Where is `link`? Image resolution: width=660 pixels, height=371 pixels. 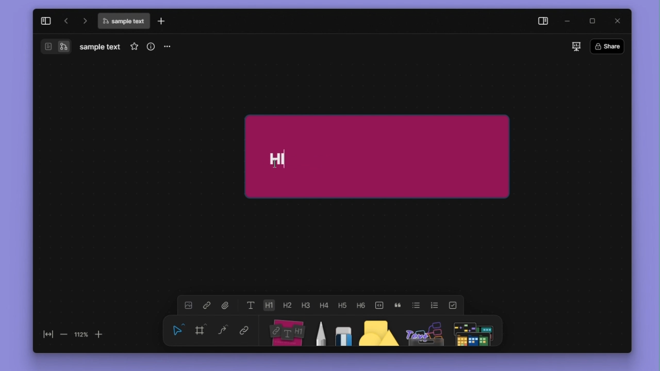
link is located at coordinates (207, 305).